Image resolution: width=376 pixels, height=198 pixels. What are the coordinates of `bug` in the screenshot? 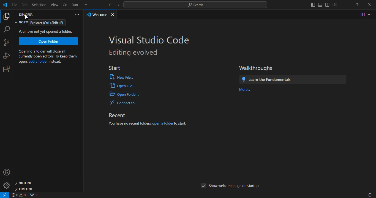 It's located at (6, 56).